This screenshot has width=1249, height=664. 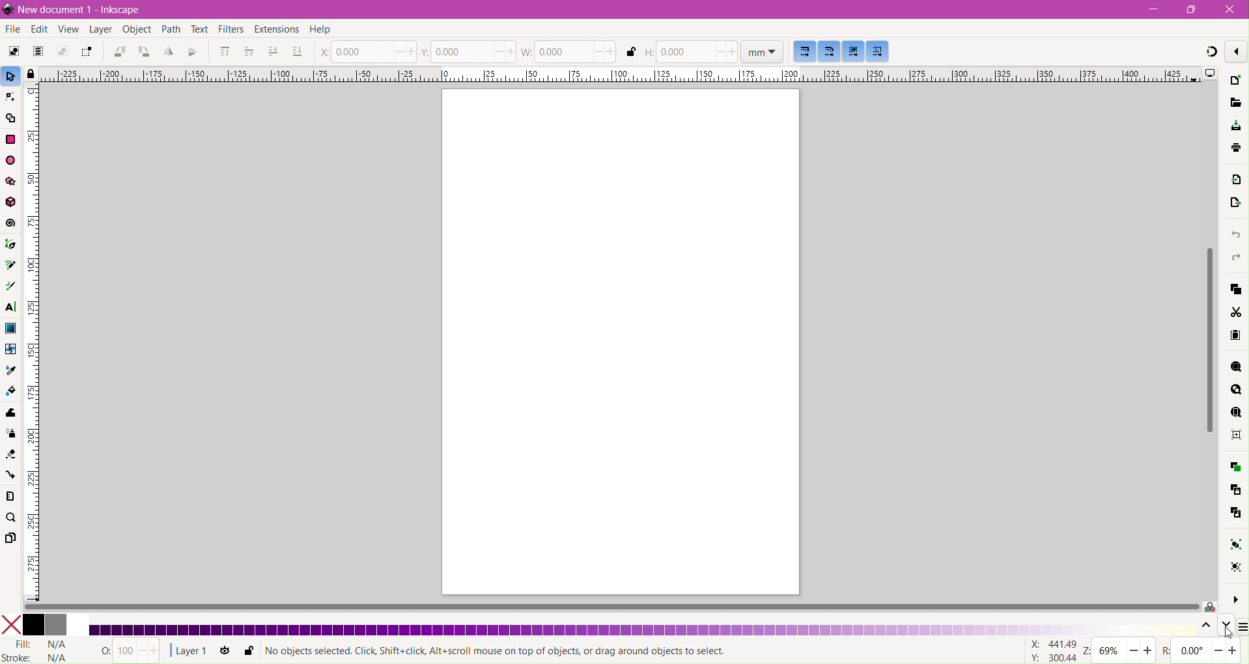 What do you see at coordinates (11, 413) in the screenshot?
I see `Tweak Tool` at bounding box center [11, 413].